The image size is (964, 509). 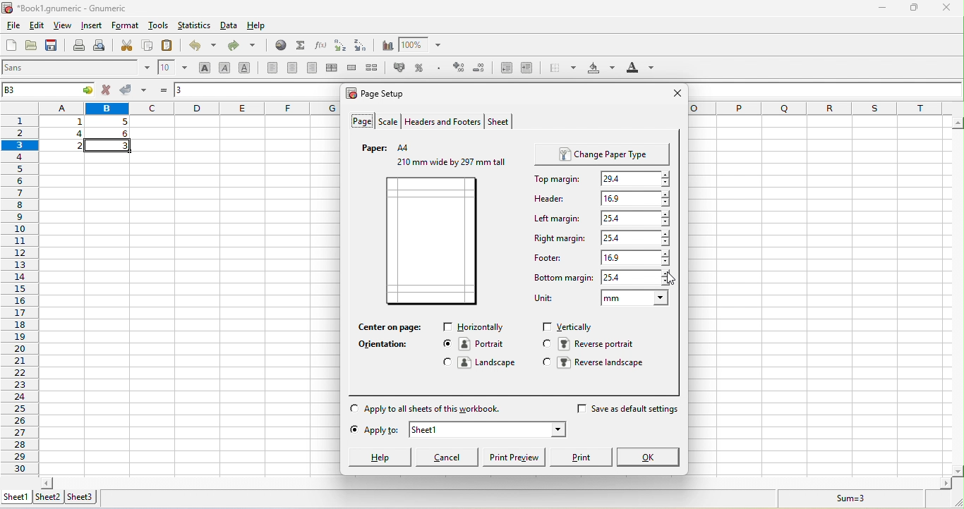 I want to click on reverse landscape, so click(x=602, y=366).